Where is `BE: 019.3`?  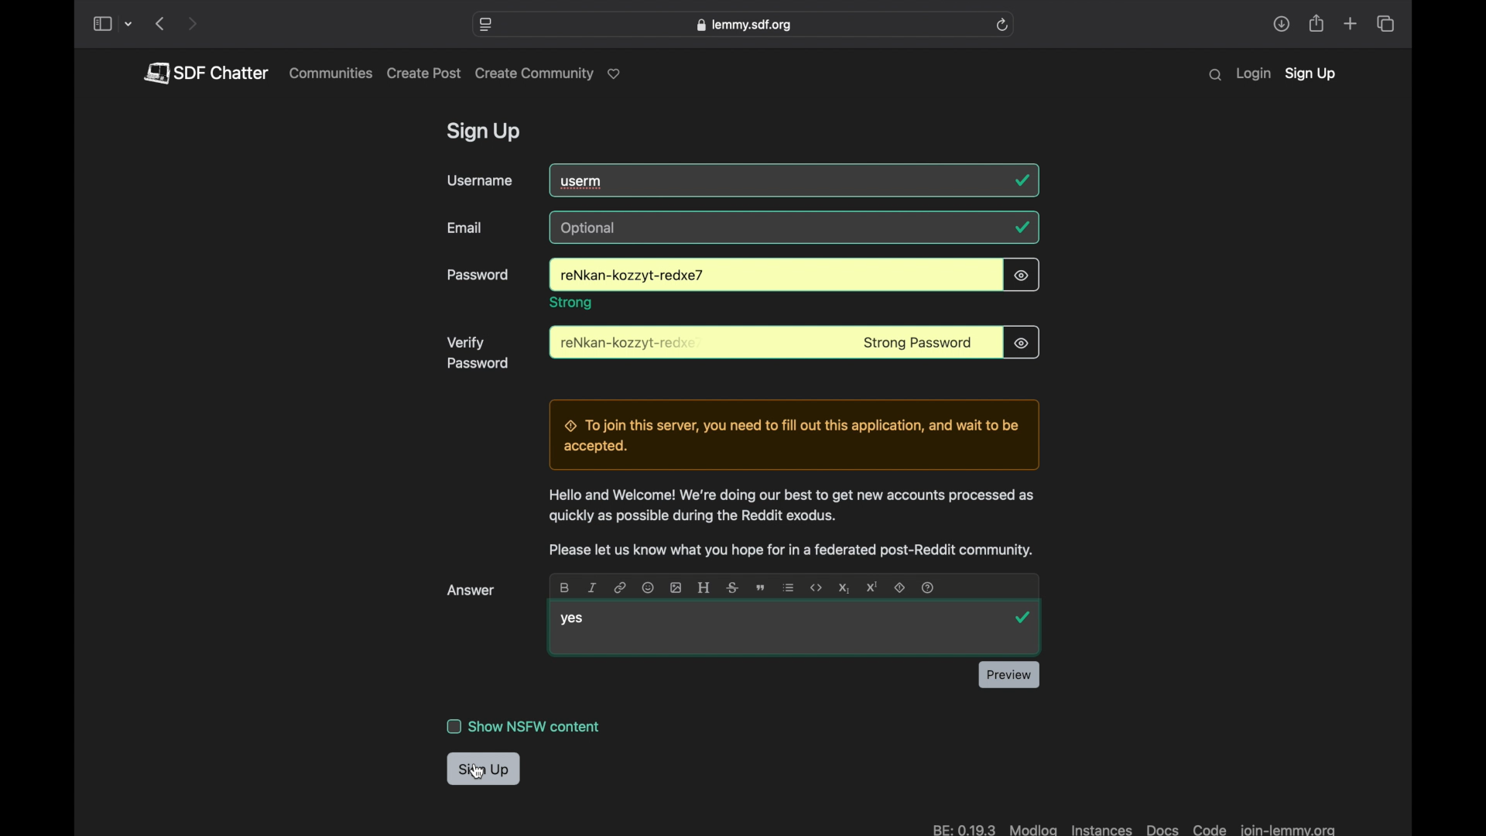 BE: 019.3 is located at coordinates (962, 827).